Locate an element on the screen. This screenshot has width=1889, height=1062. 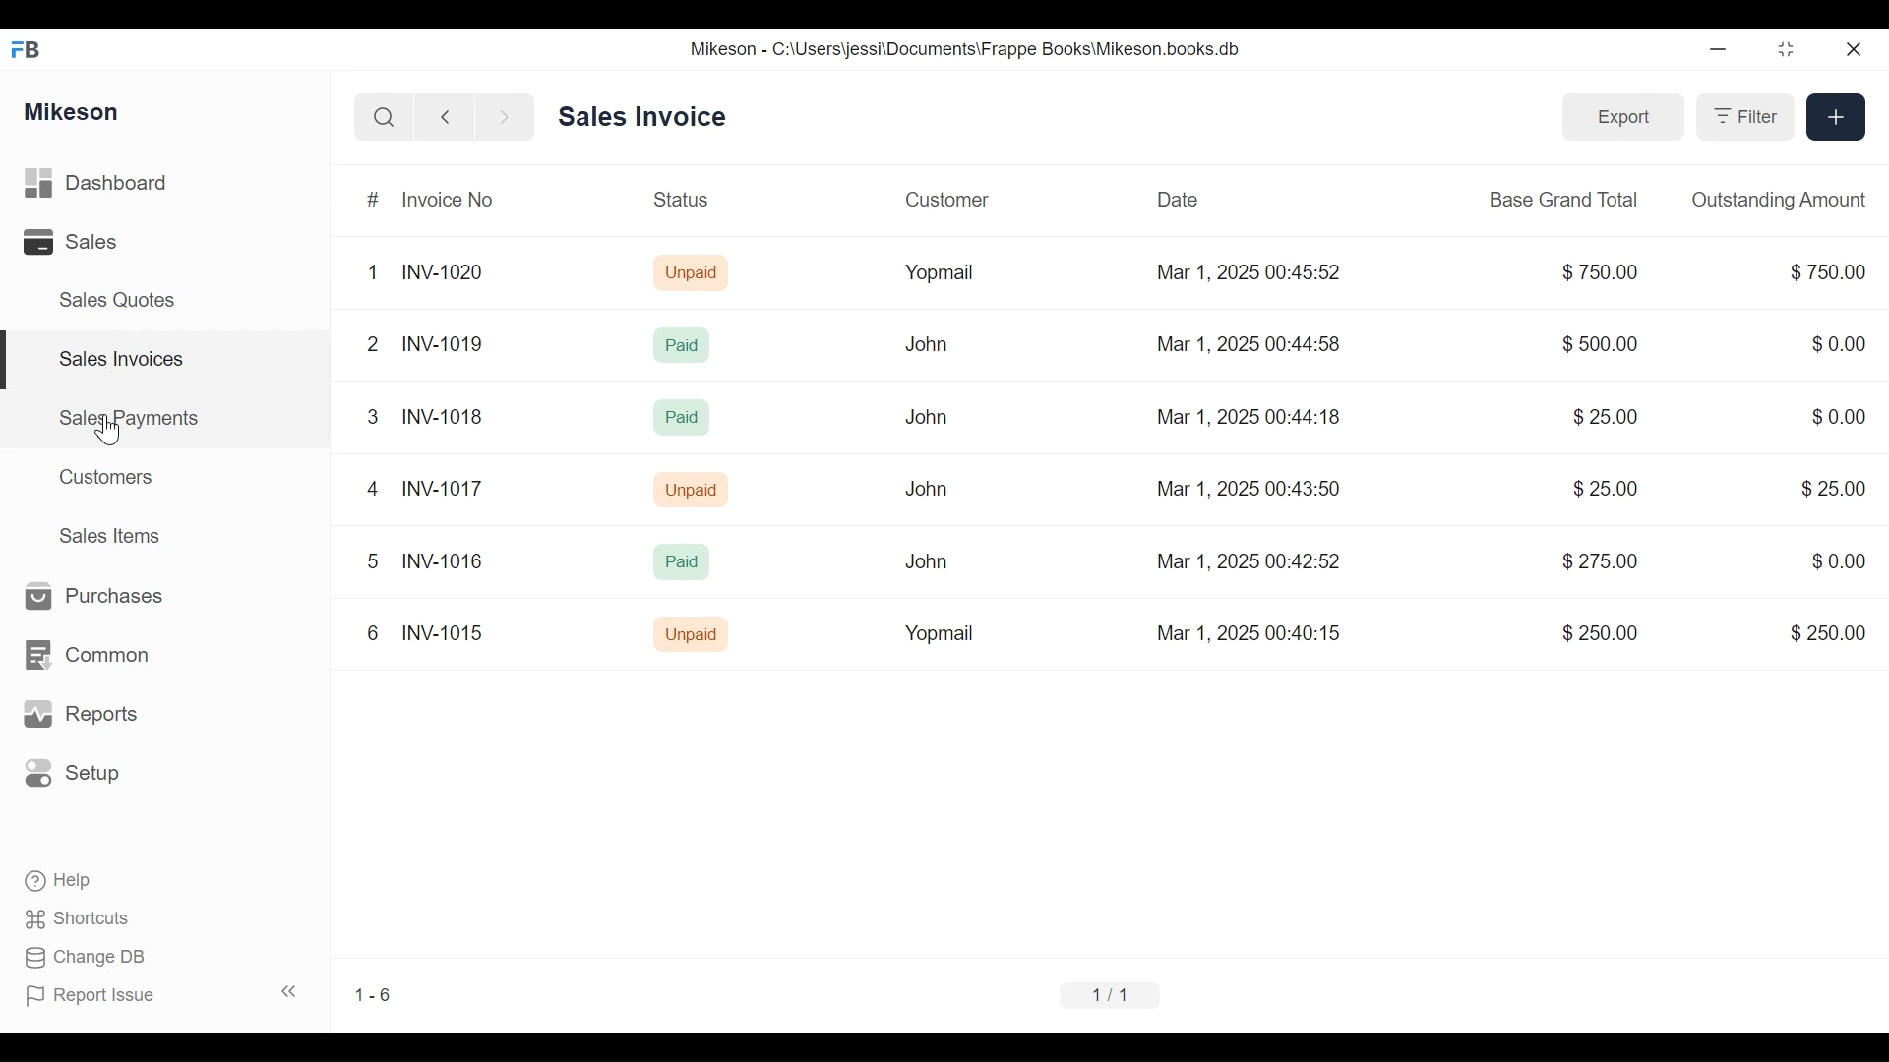
INV-1017 is located at coordinates (442, 490).